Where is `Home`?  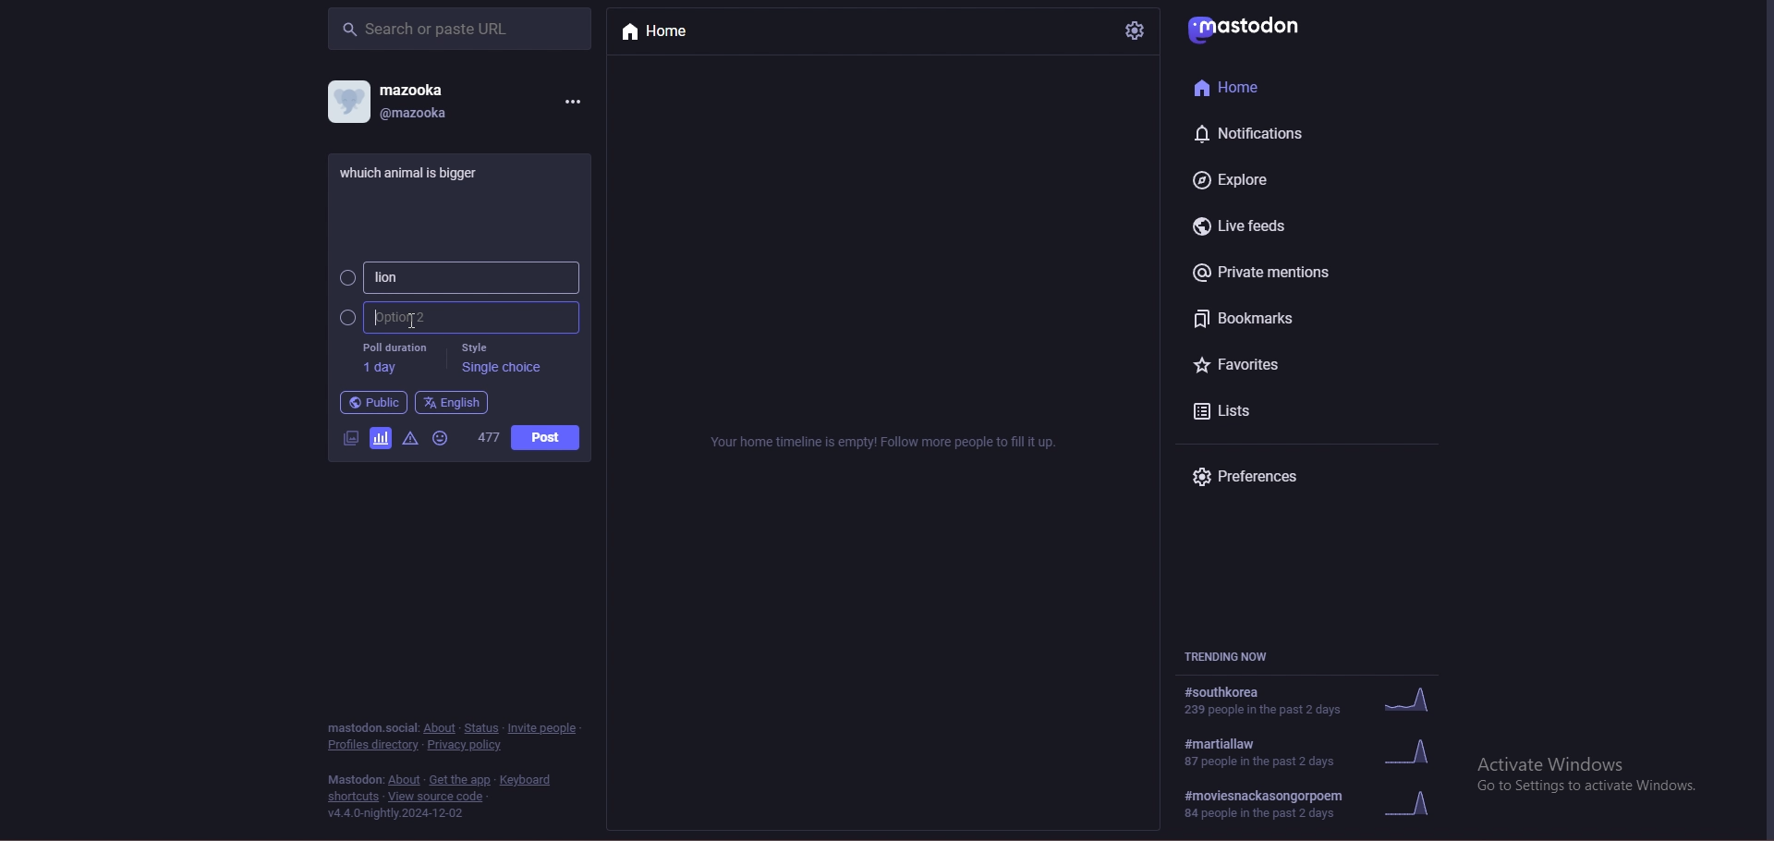 Home is located at coordinates (1233, 86).